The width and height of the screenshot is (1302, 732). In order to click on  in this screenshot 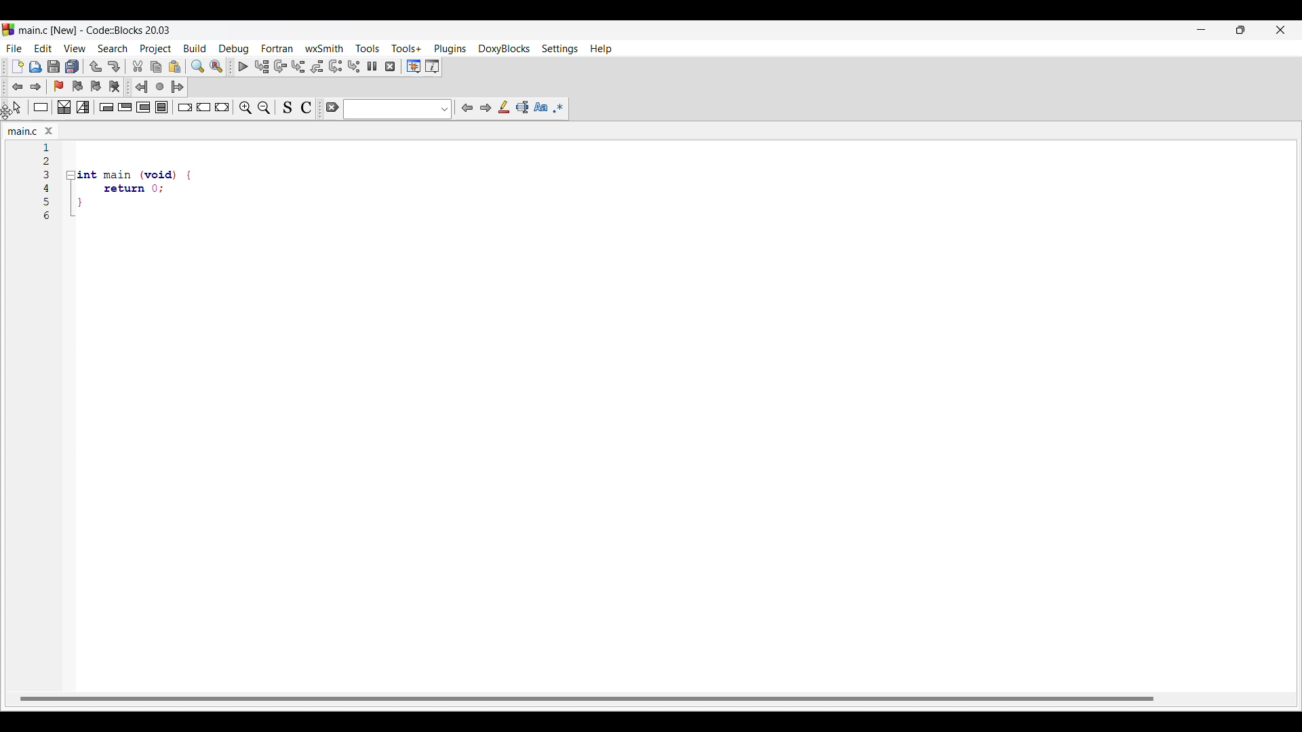, I will do `click(48, 174)`.